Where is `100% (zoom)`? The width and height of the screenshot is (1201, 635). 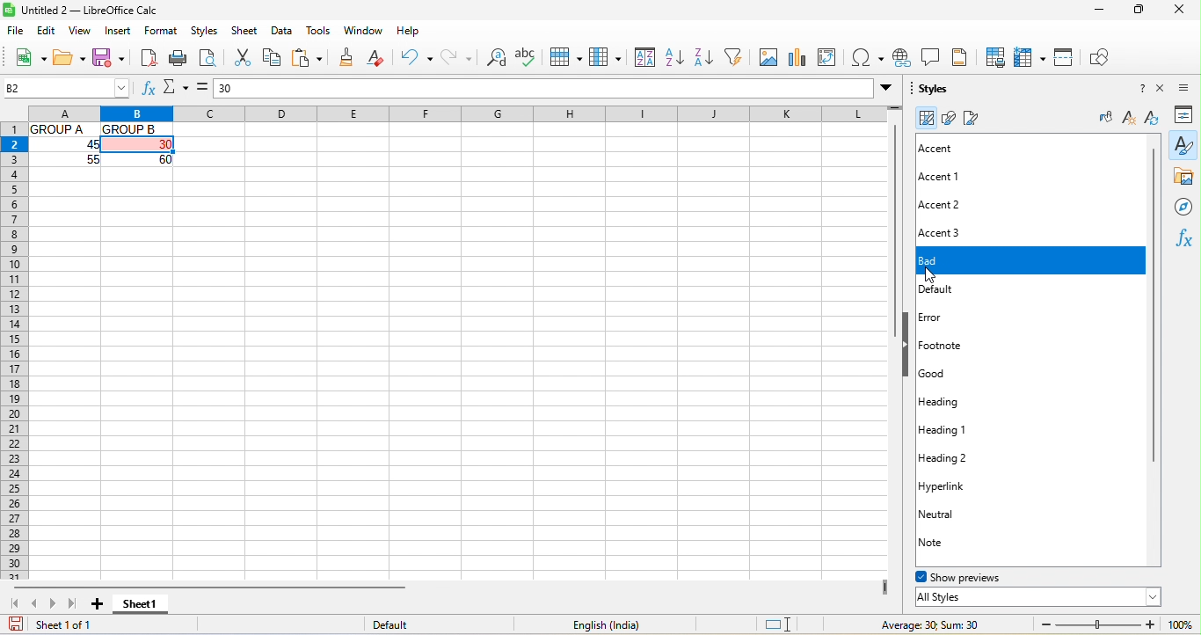 100% (zoom) is located at coordinates (1180, 624).